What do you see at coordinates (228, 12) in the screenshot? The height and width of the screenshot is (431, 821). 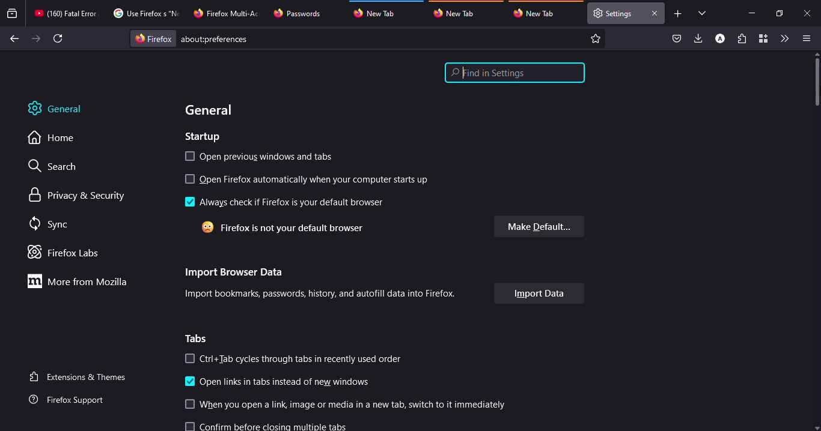 I see `tab` at bounding box center [228, 12].